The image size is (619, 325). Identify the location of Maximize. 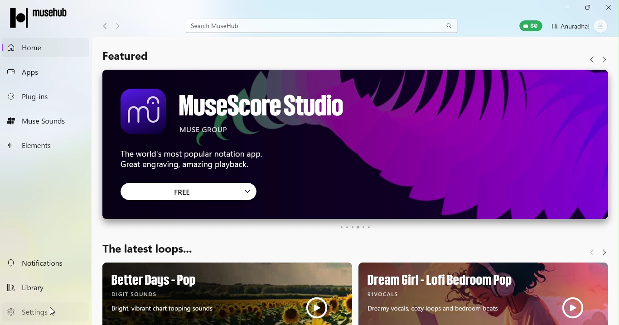
(587, 8).